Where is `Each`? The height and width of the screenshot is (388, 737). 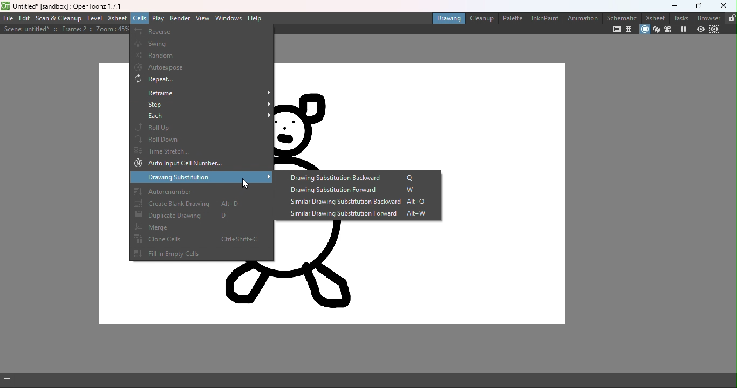 Each is located at coordinates (202, 117).